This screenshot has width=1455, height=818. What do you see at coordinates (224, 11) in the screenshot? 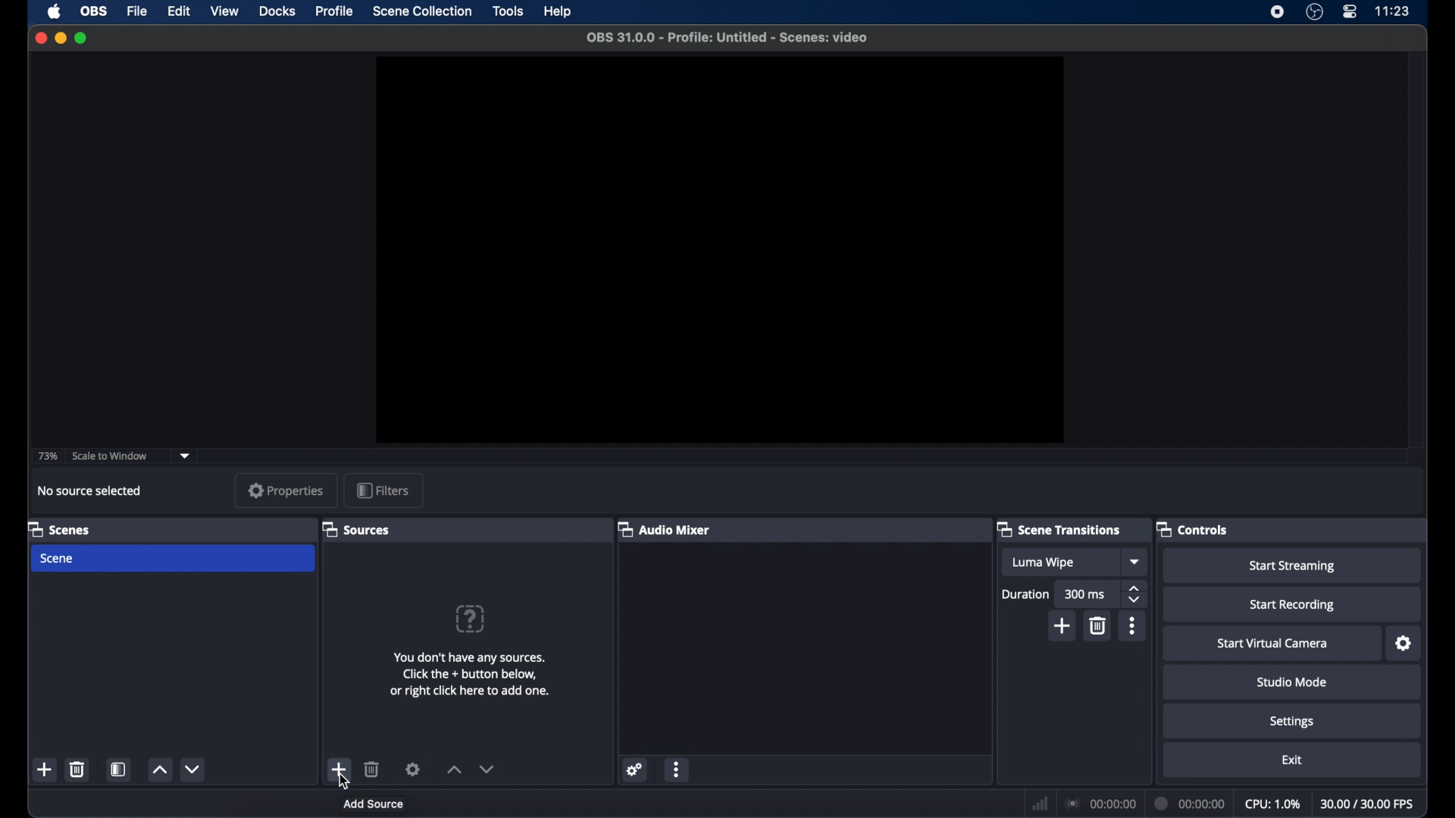
I see `view` at bounding box center [224, 11].